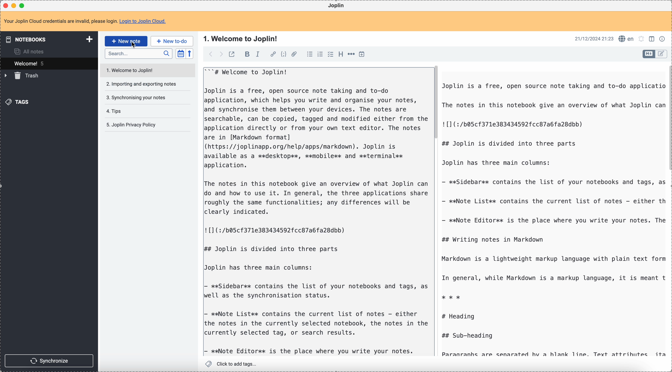 This screenshot has height=372, width=672. Describe the element at coordinates (436, 103) in the screenshot. I see `scroll bar` at that location.